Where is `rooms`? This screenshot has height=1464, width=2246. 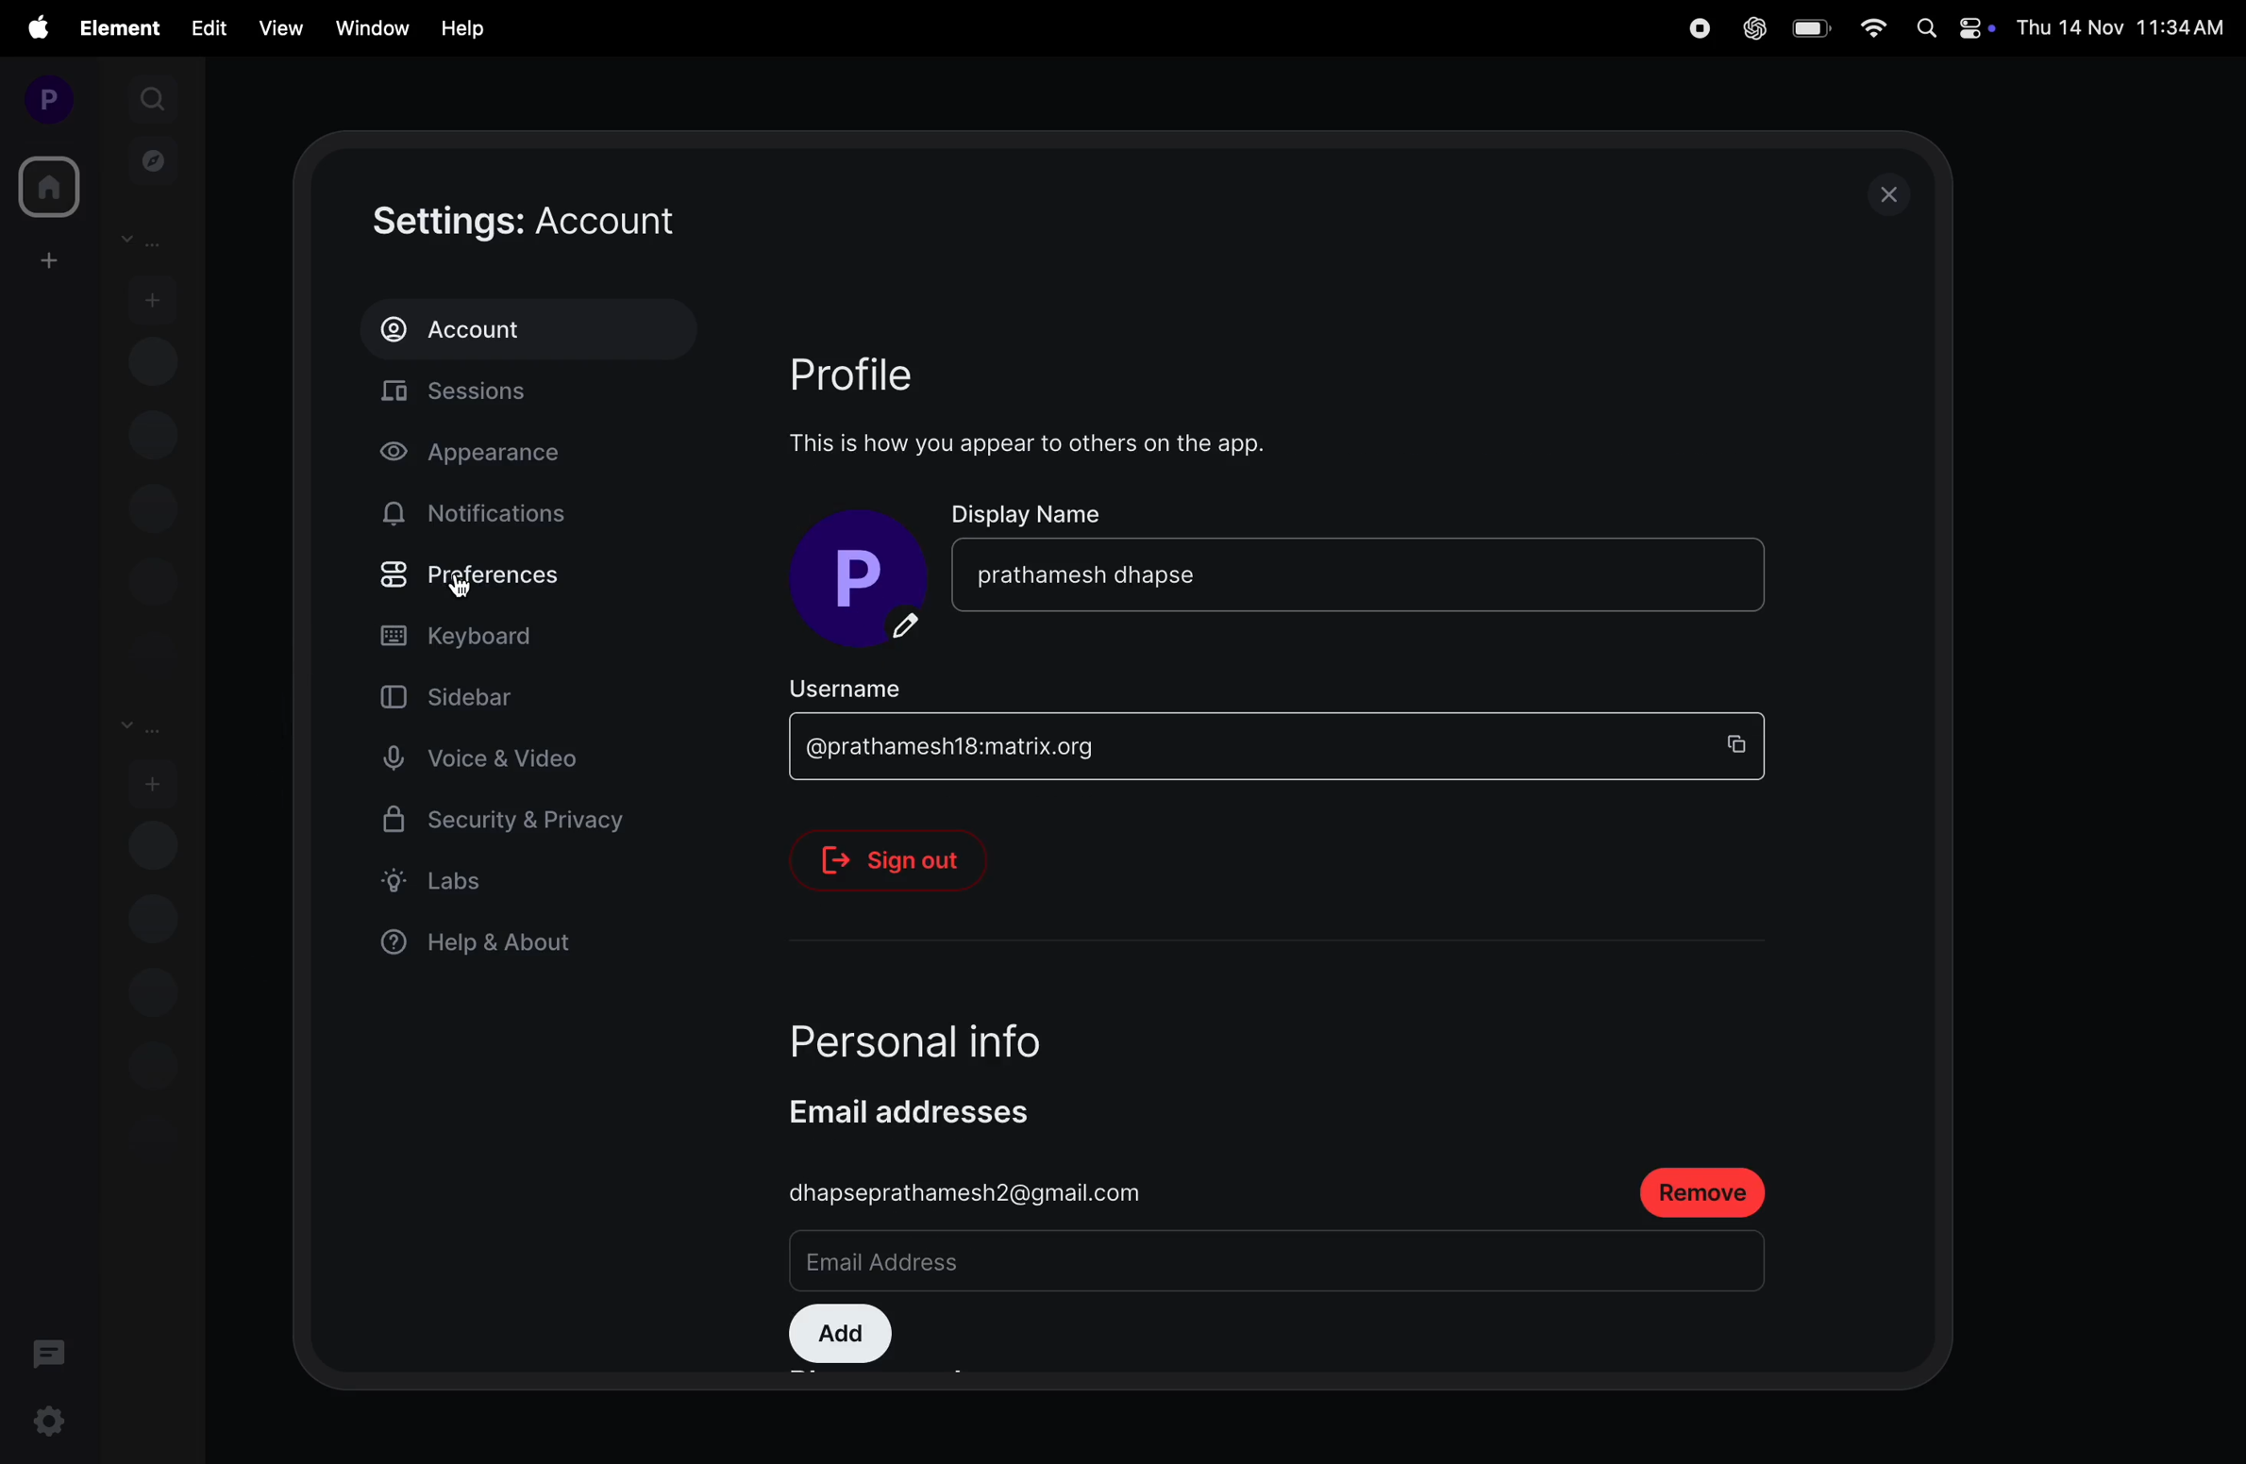
rooms is located at coordinates (141, 729).